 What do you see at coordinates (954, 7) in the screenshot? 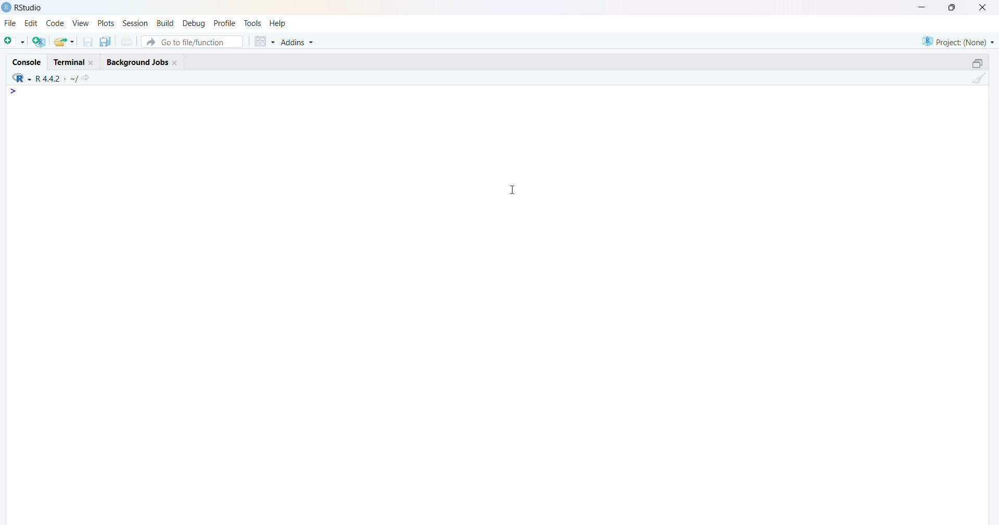
I see `maximise` at bounding box center [954, 7].